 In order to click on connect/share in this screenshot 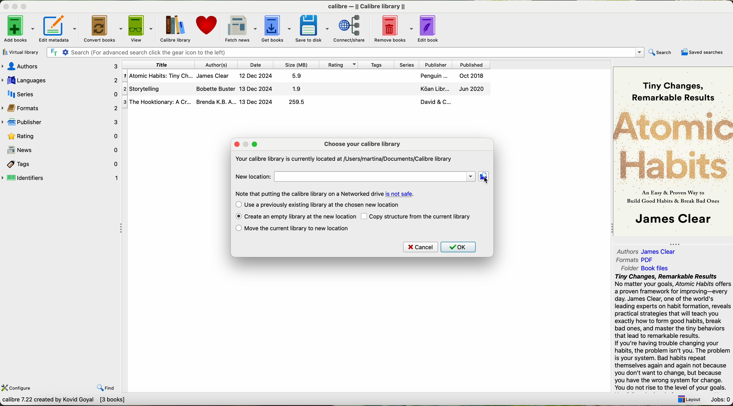, I will do `click(353, 28)`.